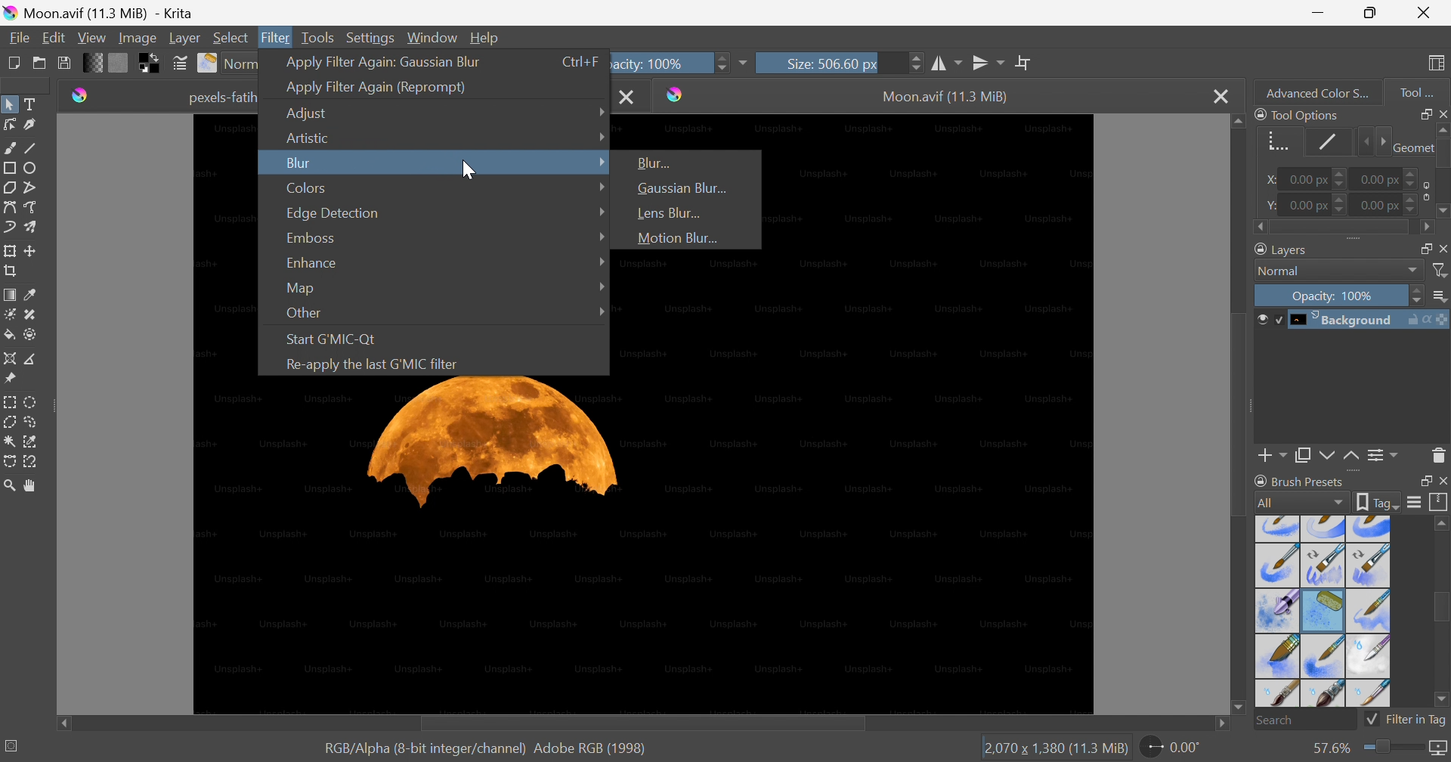 Image resolution: width=1451 pixels, height=762 pixels. What do you see at coordinates (1395, 750) in the screenshot?
I see `Slider` at bounding box center [1395, 750].